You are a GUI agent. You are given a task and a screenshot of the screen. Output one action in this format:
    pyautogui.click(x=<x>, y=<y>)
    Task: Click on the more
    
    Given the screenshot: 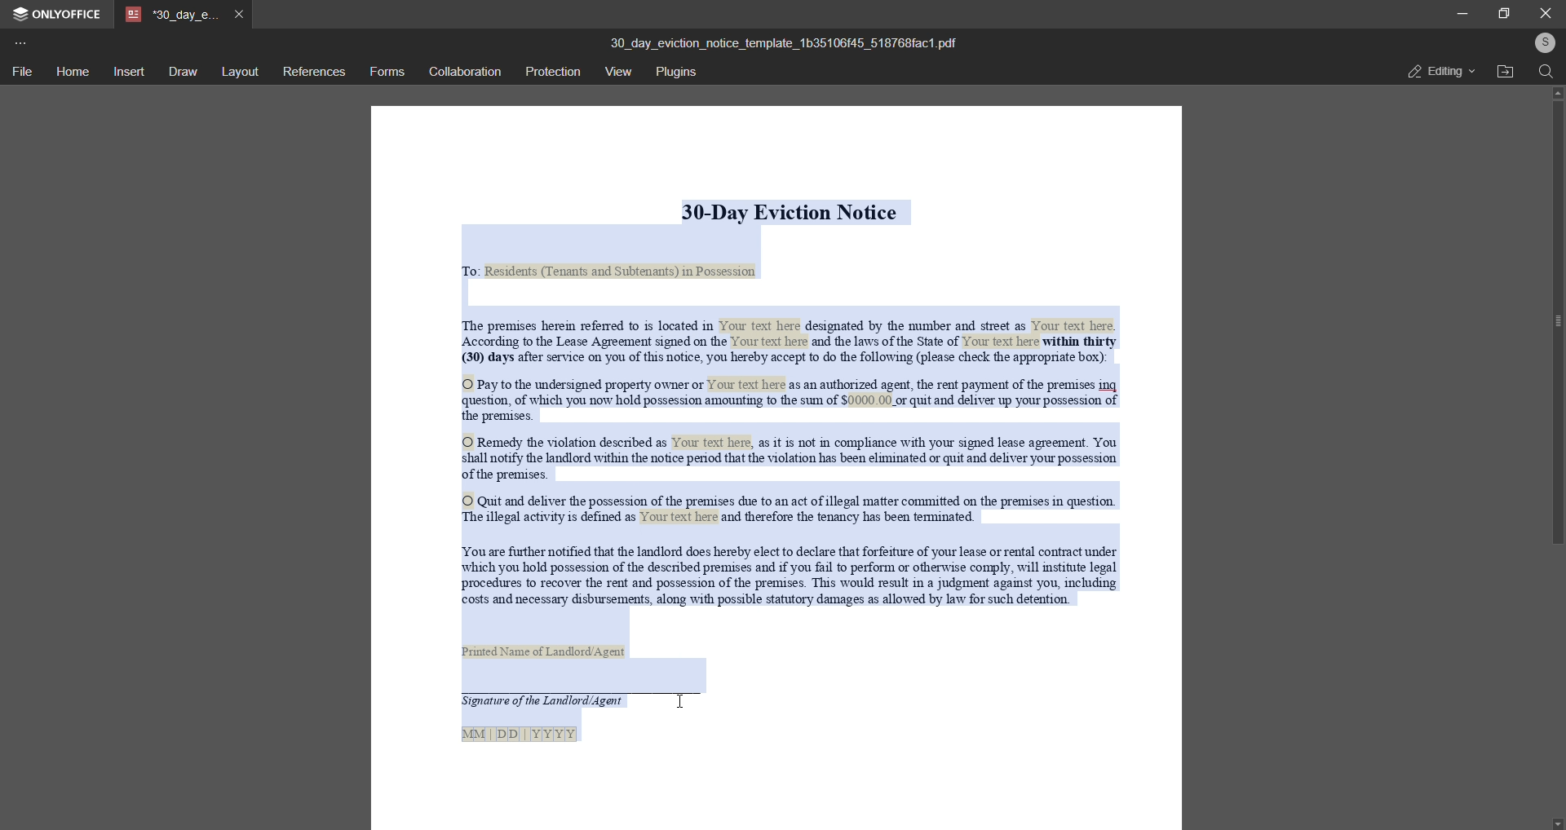 What is the action you would take?
    pyautogui.click(x=21, y=42)
    